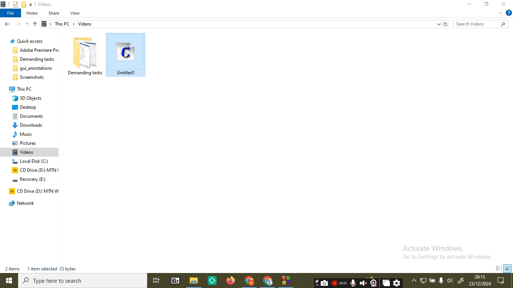 The image size is (513, 288). What do you see at coordinates (33, 204) in the screenshot?
I see `folder` at bounding box center [33, 204].